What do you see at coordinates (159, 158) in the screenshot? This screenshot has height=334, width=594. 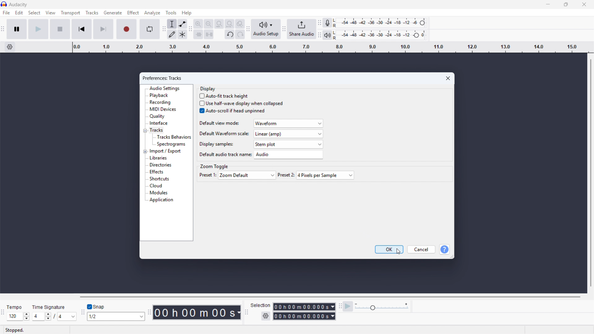 I see `libraries` at bounding box center [159, 158].